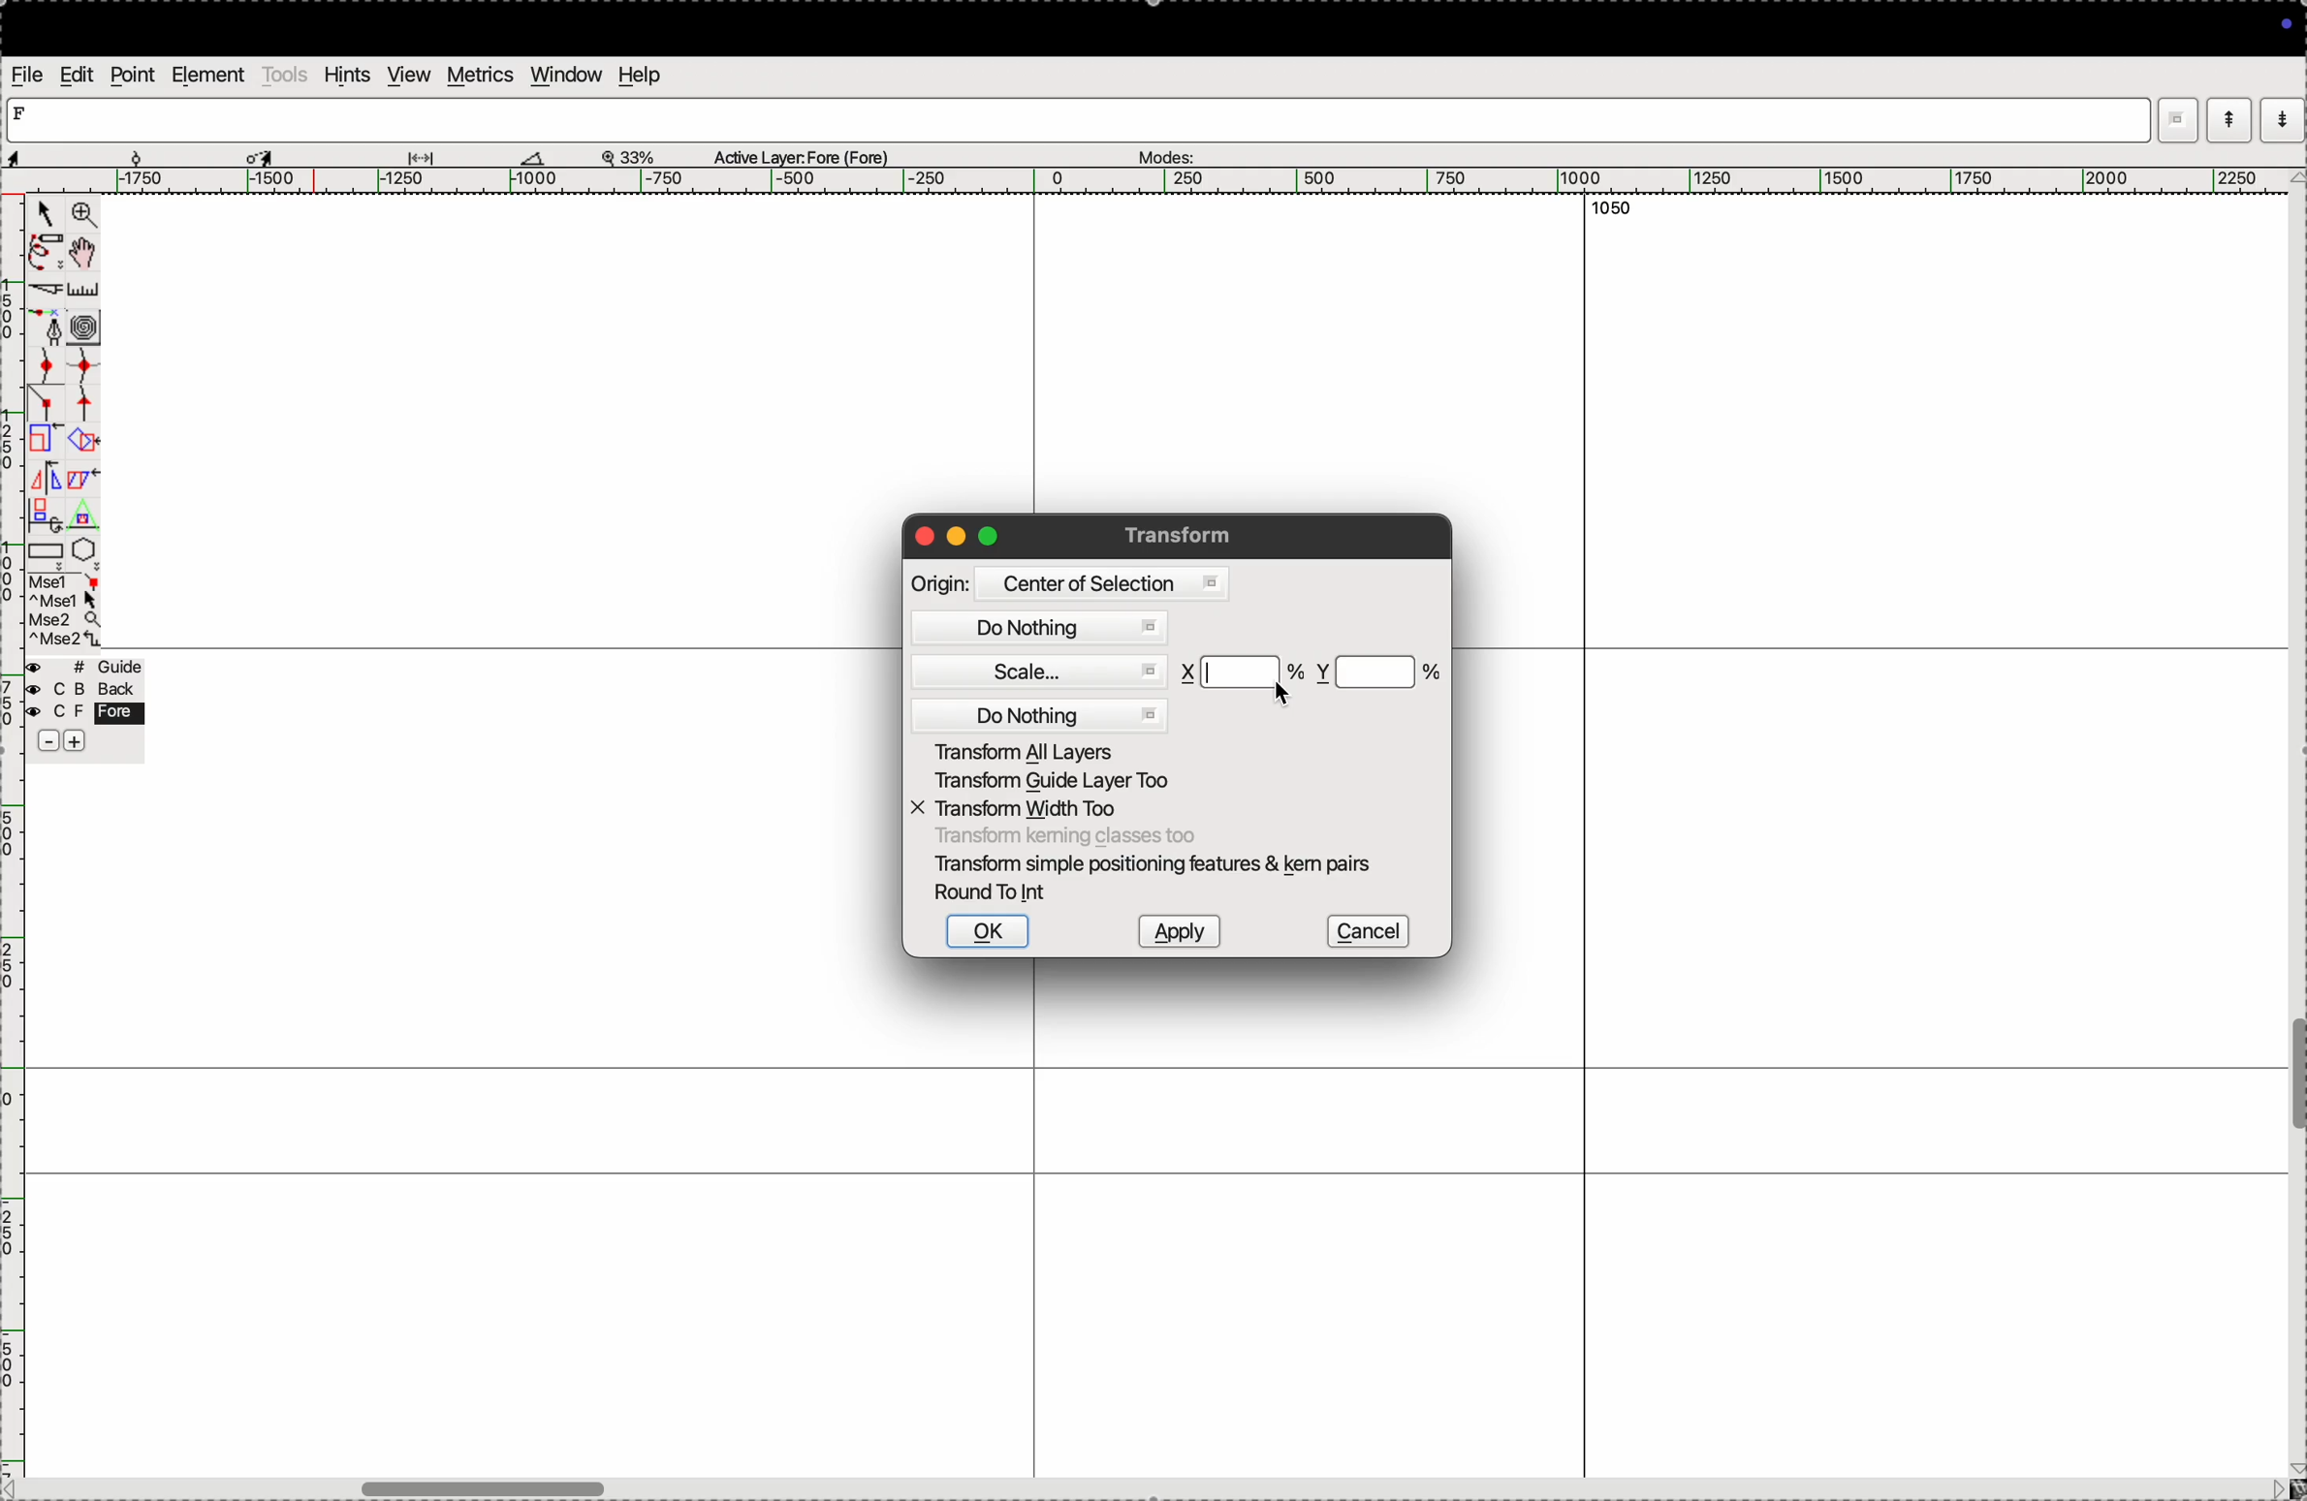  What do you see at coordinates (263, 154) in the screenshot?
I see `cursor selected` at bounding box center [263, 154].